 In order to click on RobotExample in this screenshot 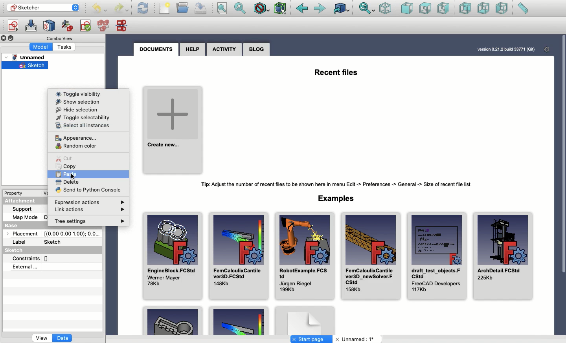, I will do `click(303, 256)`.